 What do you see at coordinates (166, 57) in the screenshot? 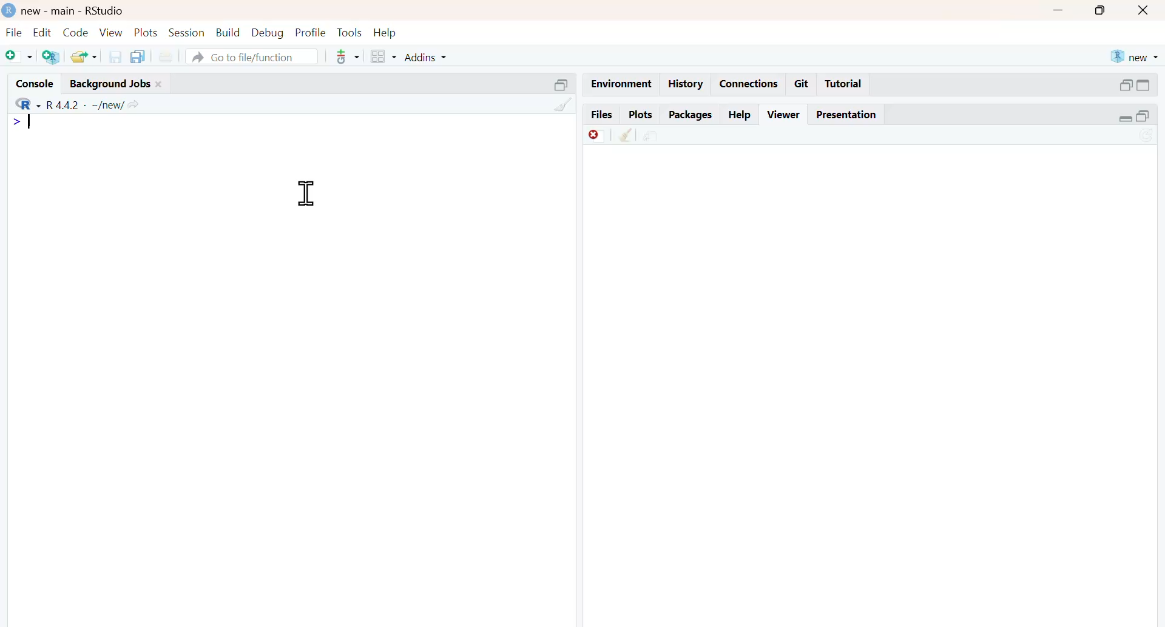
I see `print` at bounding box center [166, 57].